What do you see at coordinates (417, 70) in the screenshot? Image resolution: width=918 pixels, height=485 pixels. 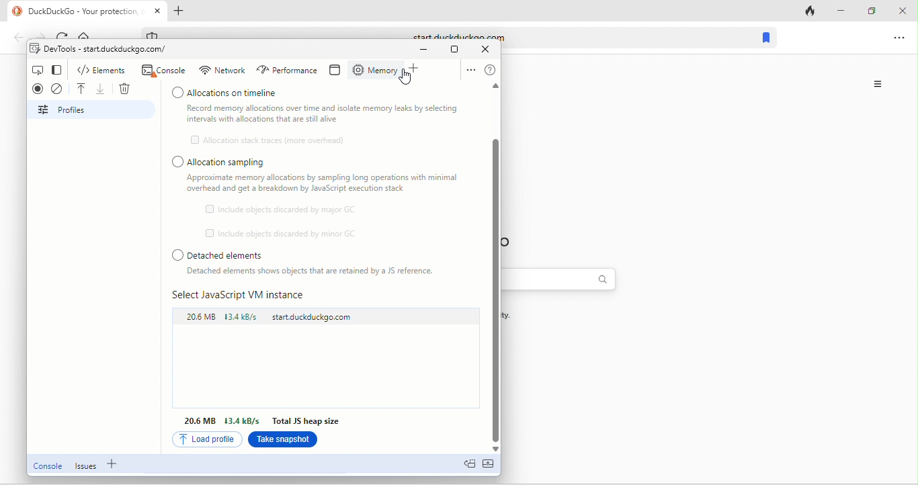 I see `add` at bounding box center [417, 70].